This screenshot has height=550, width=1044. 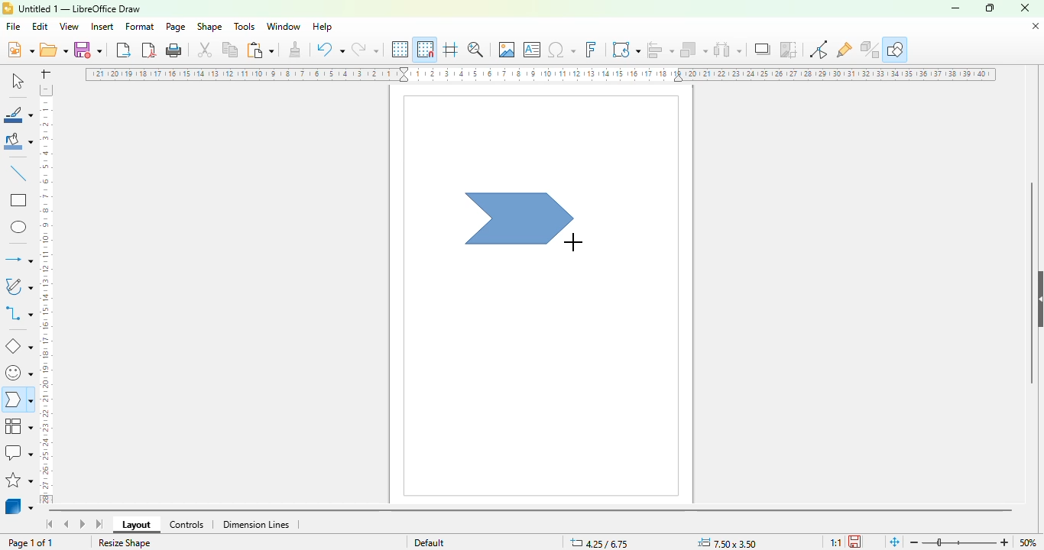 I want to click on ruler, so click(x=45, y=294).